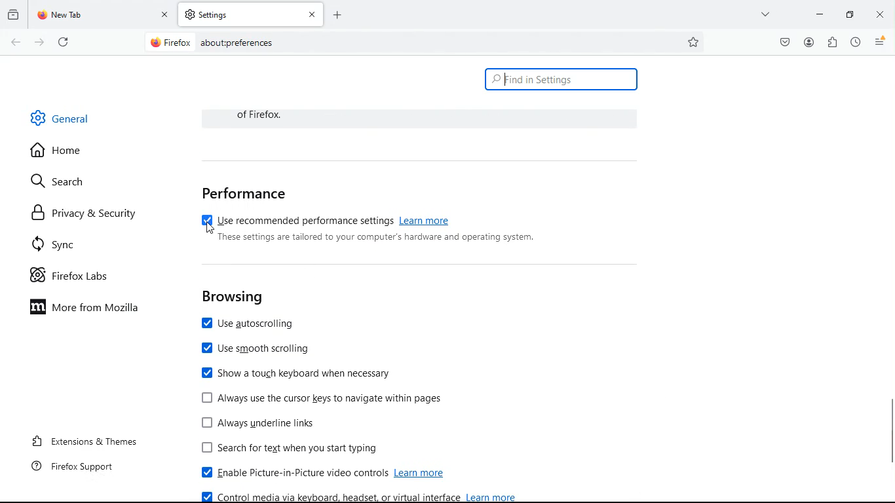 The image size is (895, 503). I want to click on minimize, so click(820, 14).